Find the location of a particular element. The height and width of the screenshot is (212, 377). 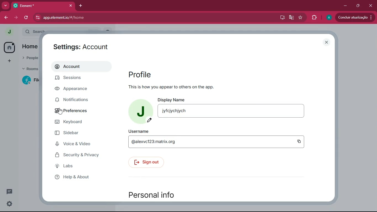

username is located at coordinates (140, 131).